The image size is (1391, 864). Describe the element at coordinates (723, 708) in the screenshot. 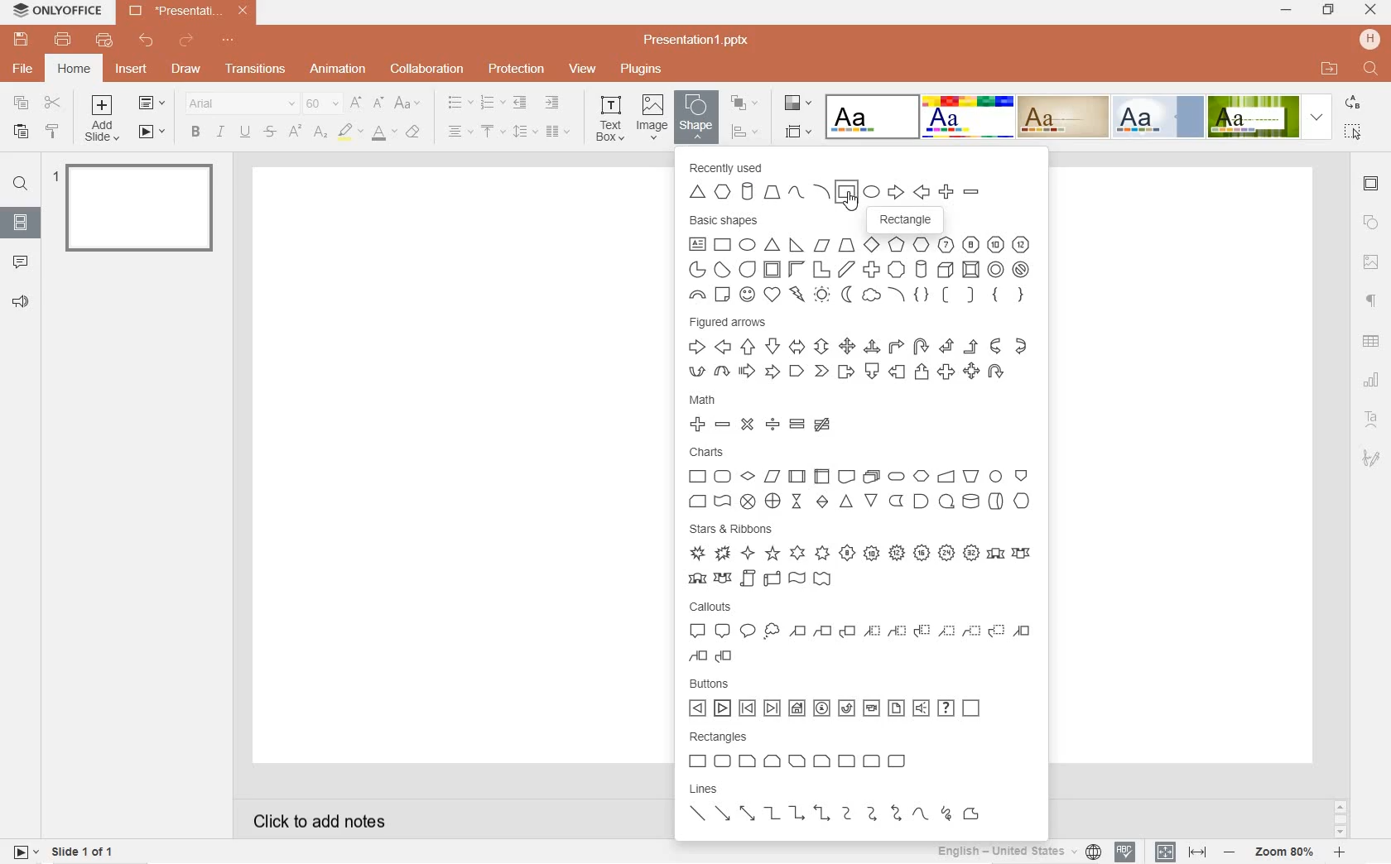

I see `Next or forward button` at that location.